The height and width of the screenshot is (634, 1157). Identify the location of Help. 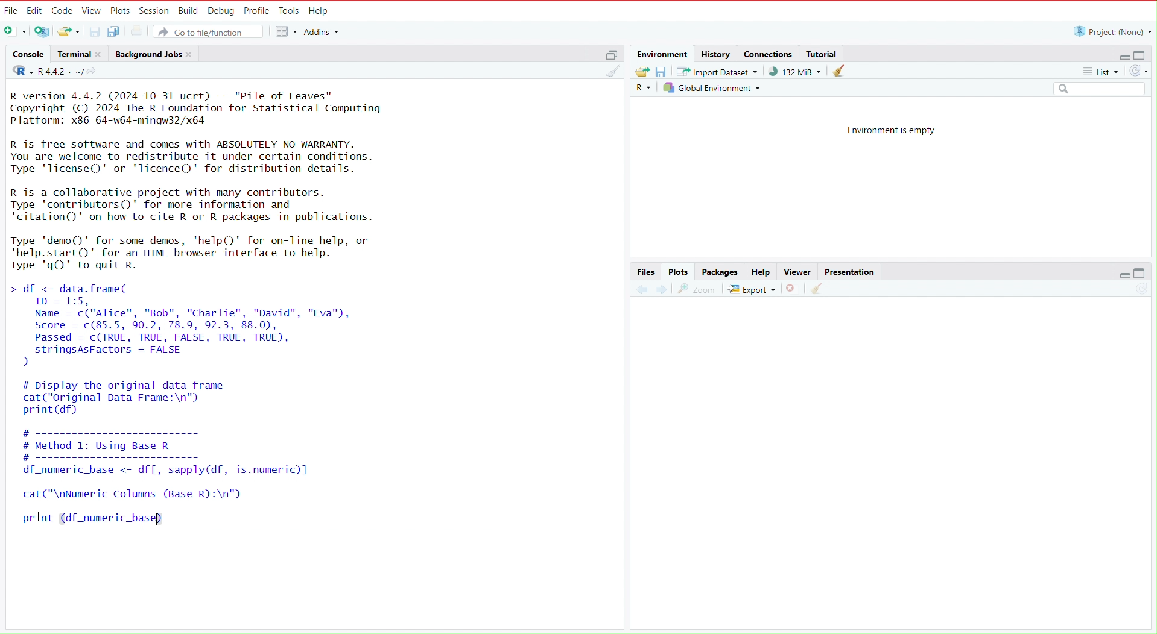
(320, 10).